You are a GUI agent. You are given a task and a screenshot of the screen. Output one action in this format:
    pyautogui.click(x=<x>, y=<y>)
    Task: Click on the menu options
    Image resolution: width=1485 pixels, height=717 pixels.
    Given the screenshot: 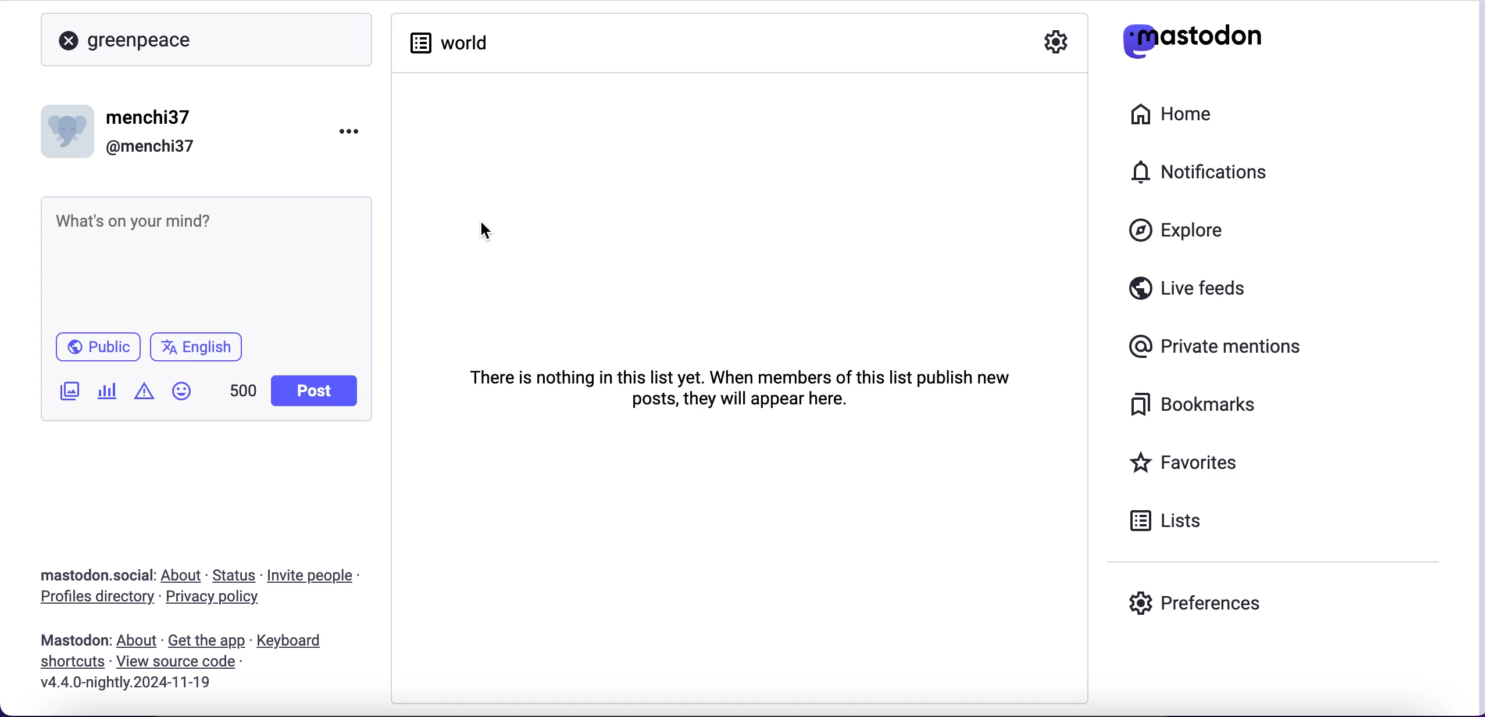 What is the action you would take?
    pyautogui.click(x=353, y=130)
    